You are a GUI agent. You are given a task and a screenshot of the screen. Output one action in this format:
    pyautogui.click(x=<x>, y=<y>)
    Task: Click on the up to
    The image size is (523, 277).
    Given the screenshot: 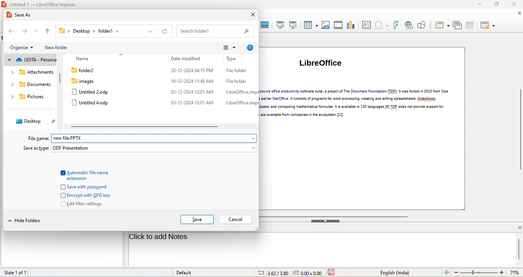 What is the action you would take?
    pyautogui.click(x=48, y=32)
    